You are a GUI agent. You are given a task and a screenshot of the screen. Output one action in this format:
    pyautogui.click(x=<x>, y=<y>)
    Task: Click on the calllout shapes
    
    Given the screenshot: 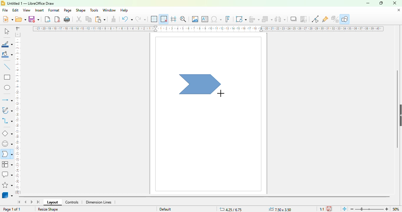 What is the action you would take?
    pyautogui.click(x=7, y=174)
    